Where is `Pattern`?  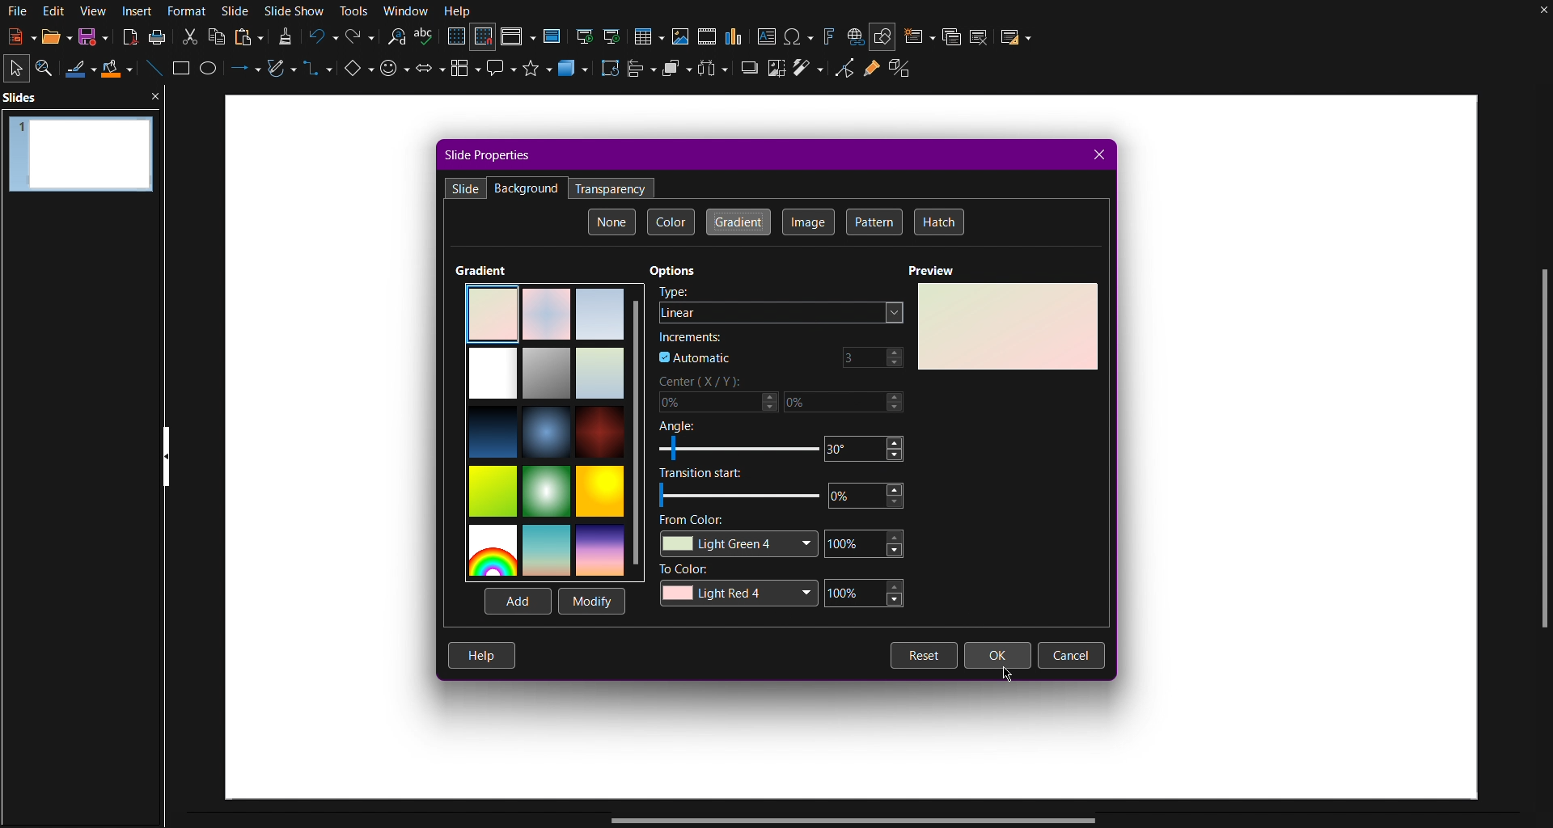 Pattern is located at coordinates (874, 222).